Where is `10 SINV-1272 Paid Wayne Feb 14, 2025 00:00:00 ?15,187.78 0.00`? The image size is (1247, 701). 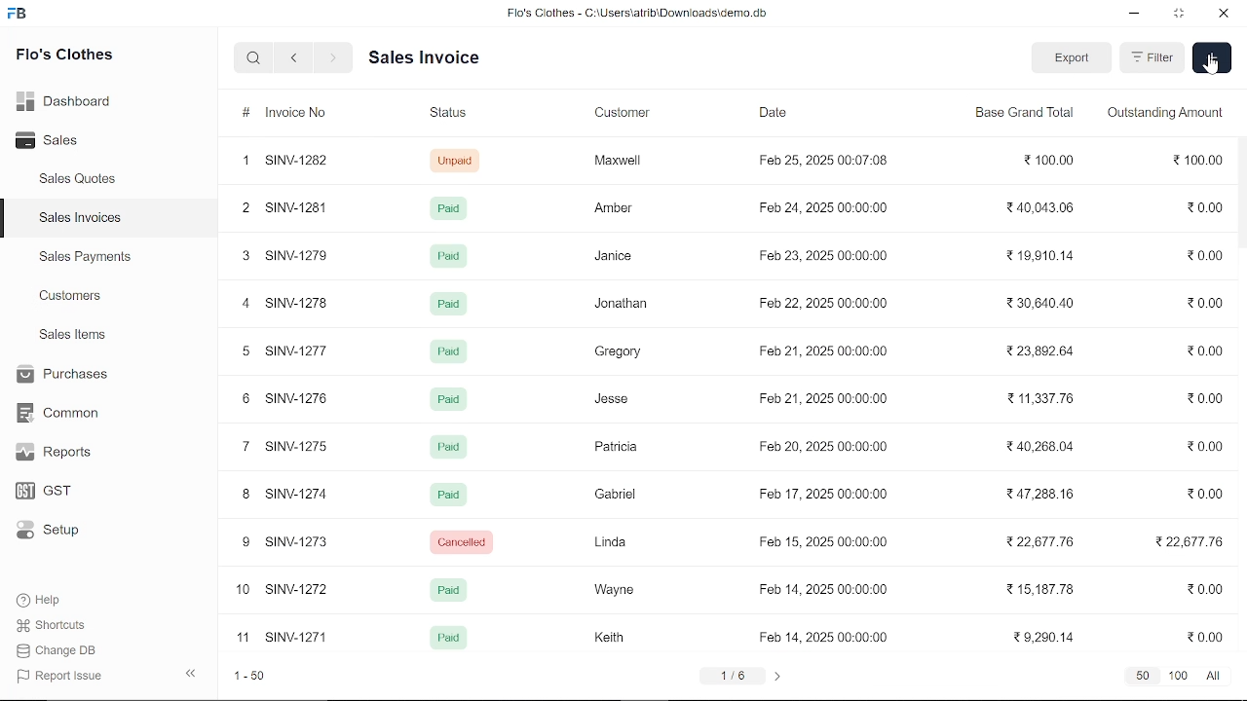
10 SINV-1272 Paid Wayne Feb 14, 2025 00:00:00 ?15,187.78 0.00 is located at coordinates (737, 589).